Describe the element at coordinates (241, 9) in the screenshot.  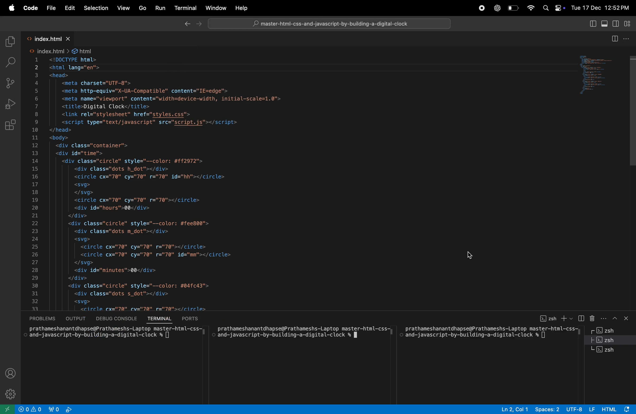
I see `help` at that location.